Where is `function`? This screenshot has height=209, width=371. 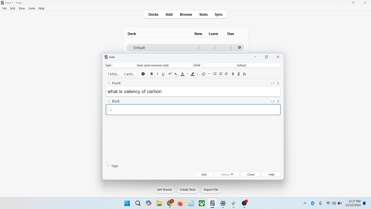
function is located at coordinates (245, 73).